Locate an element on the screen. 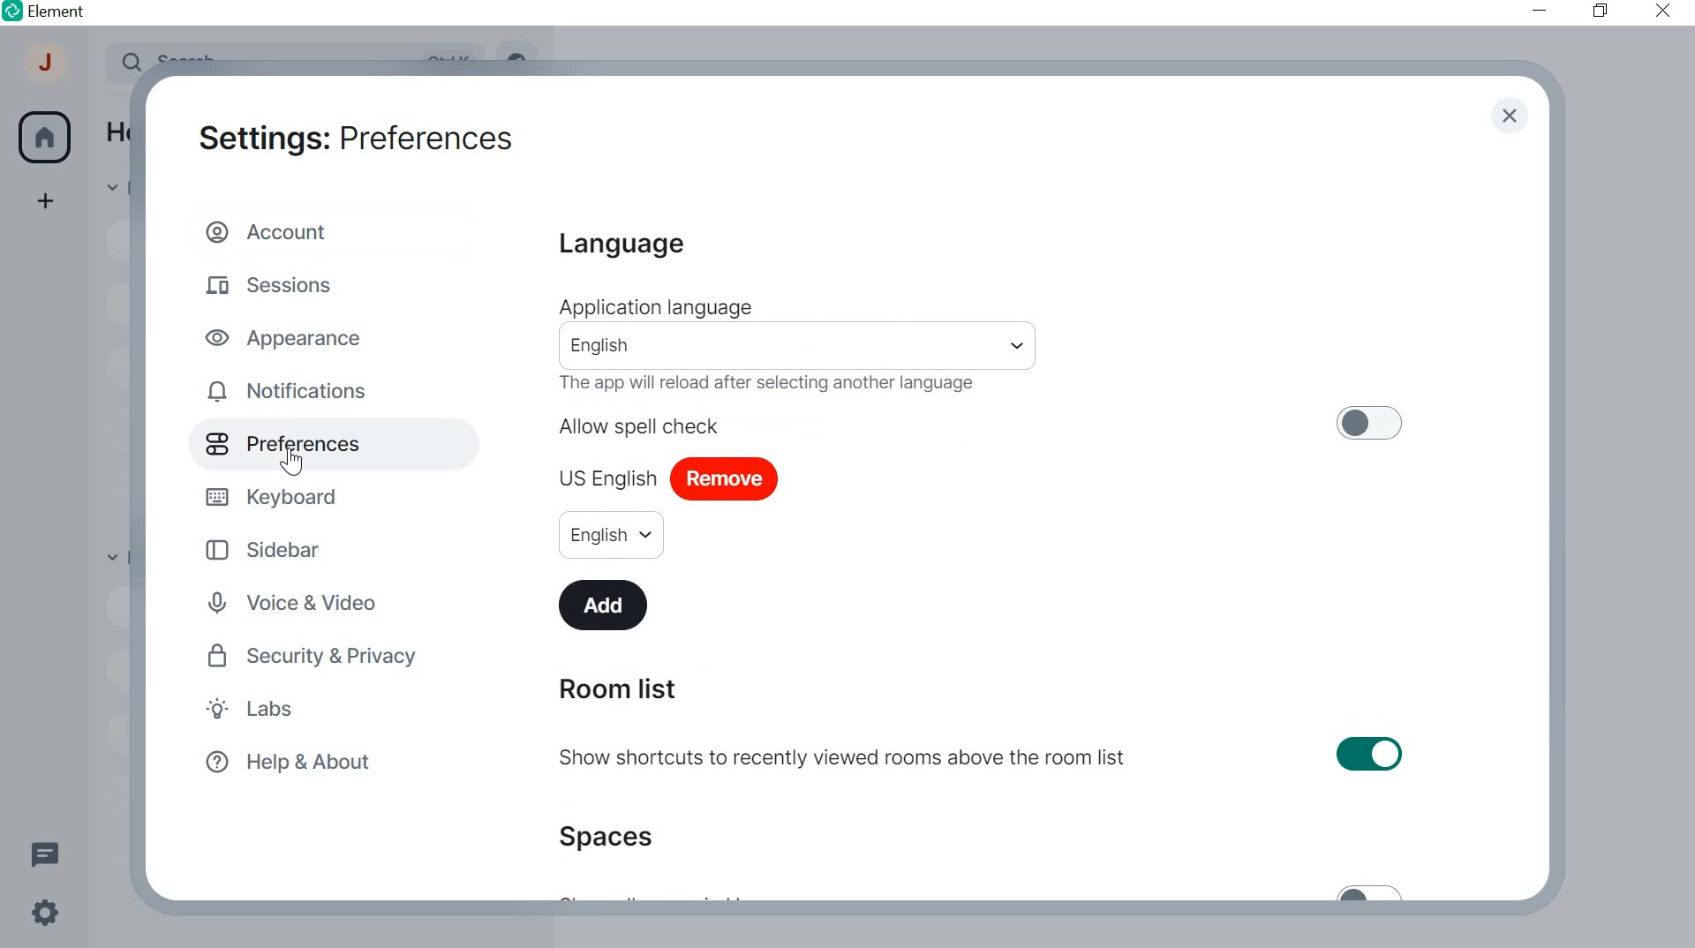 Image resolution: width=1695 pixels, height=948 pixels. SETTINGS: PREFERENCES is located at coordinates (355, 135).